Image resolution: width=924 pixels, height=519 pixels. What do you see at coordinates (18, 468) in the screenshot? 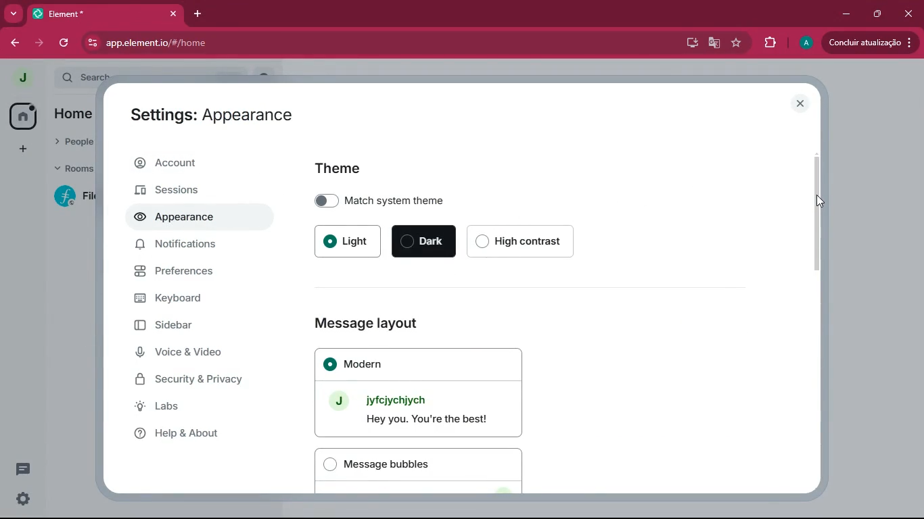
I see `conversations` at bounding box center [18, 468].